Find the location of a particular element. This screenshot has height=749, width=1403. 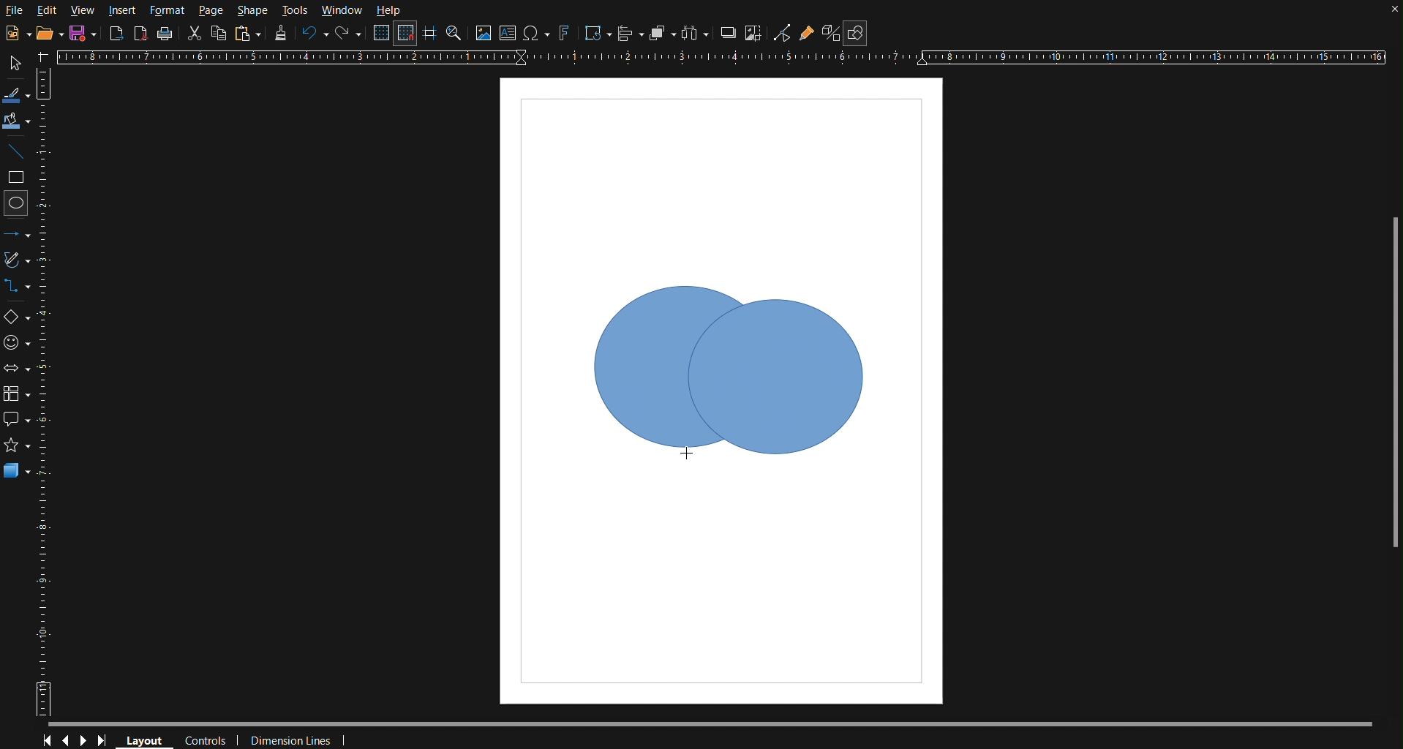

Horizontal Ruler is located at coordinates (728, 58).